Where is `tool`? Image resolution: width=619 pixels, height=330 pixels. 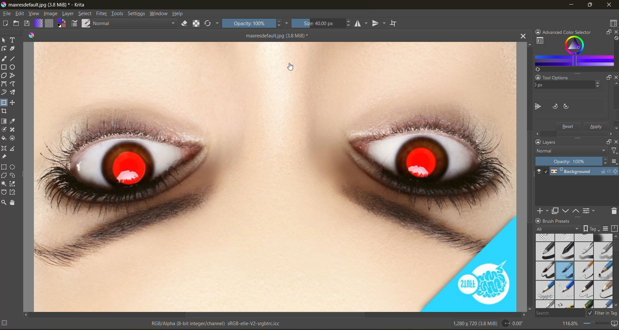
tool is located at coordinates (5, 149).